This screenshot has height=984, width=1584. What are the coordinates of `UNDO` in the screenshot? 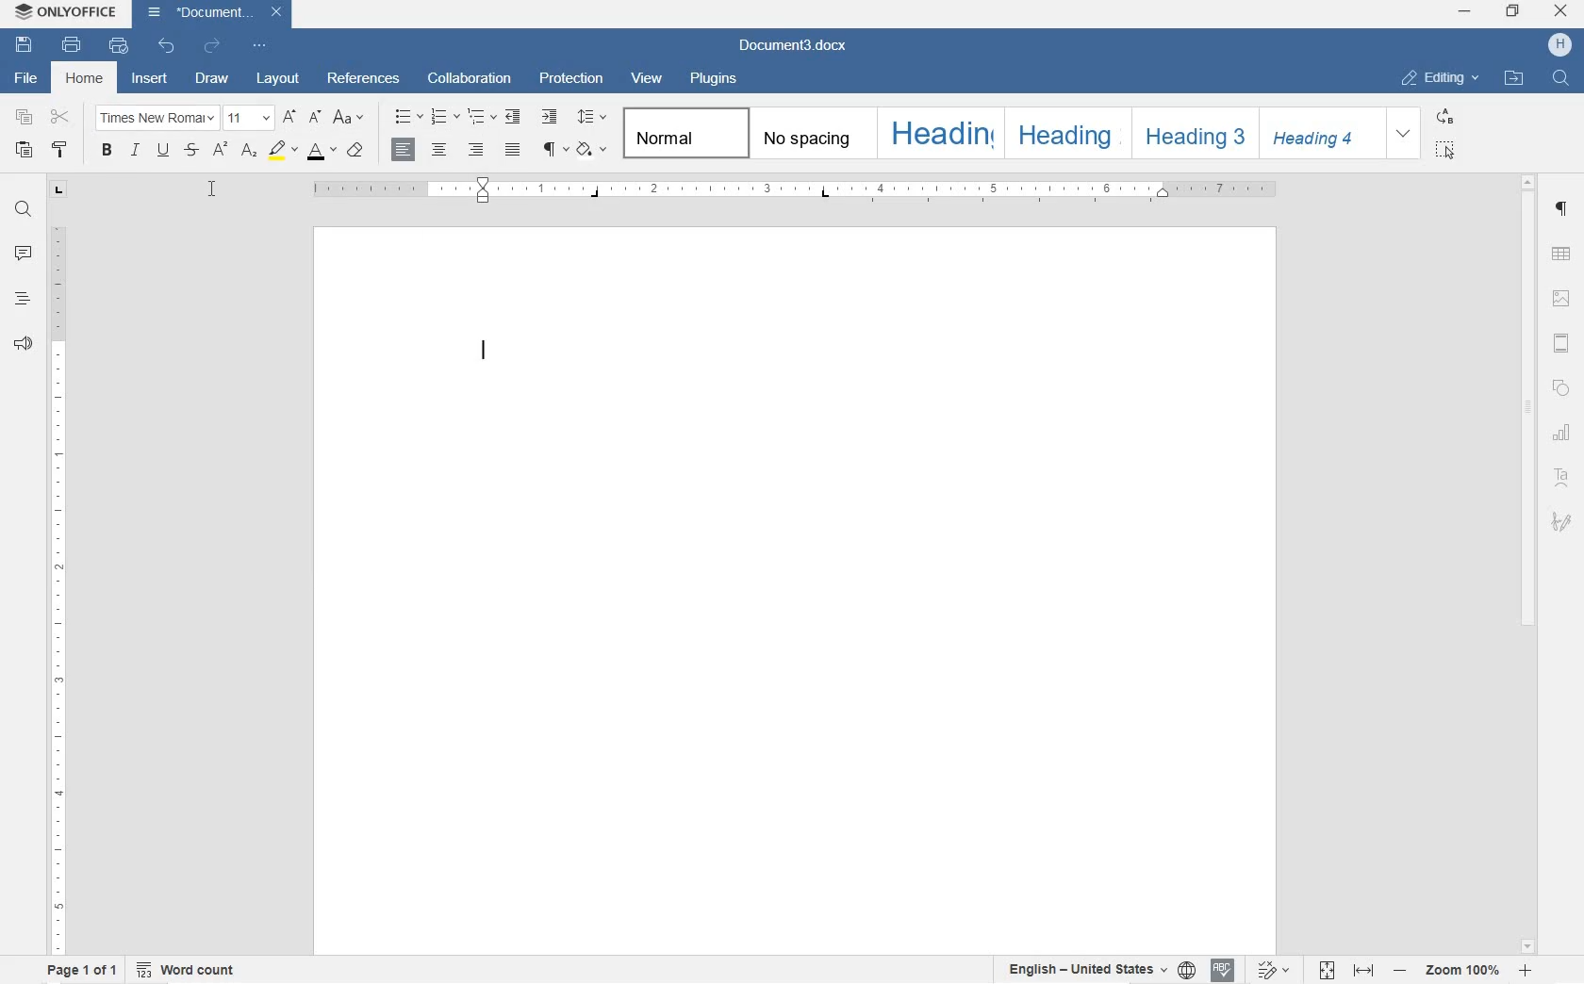 It's located at (166, 48).